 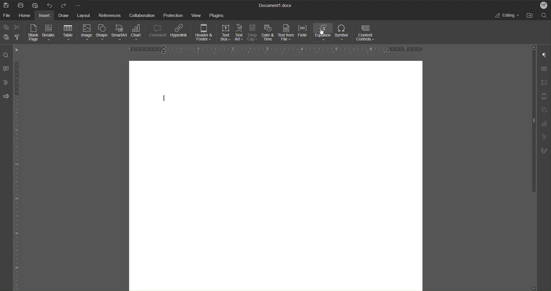 What do you see at coordinates (7, 83) in the screenshot?
I see `Headings` at bounding box center [7, 83].